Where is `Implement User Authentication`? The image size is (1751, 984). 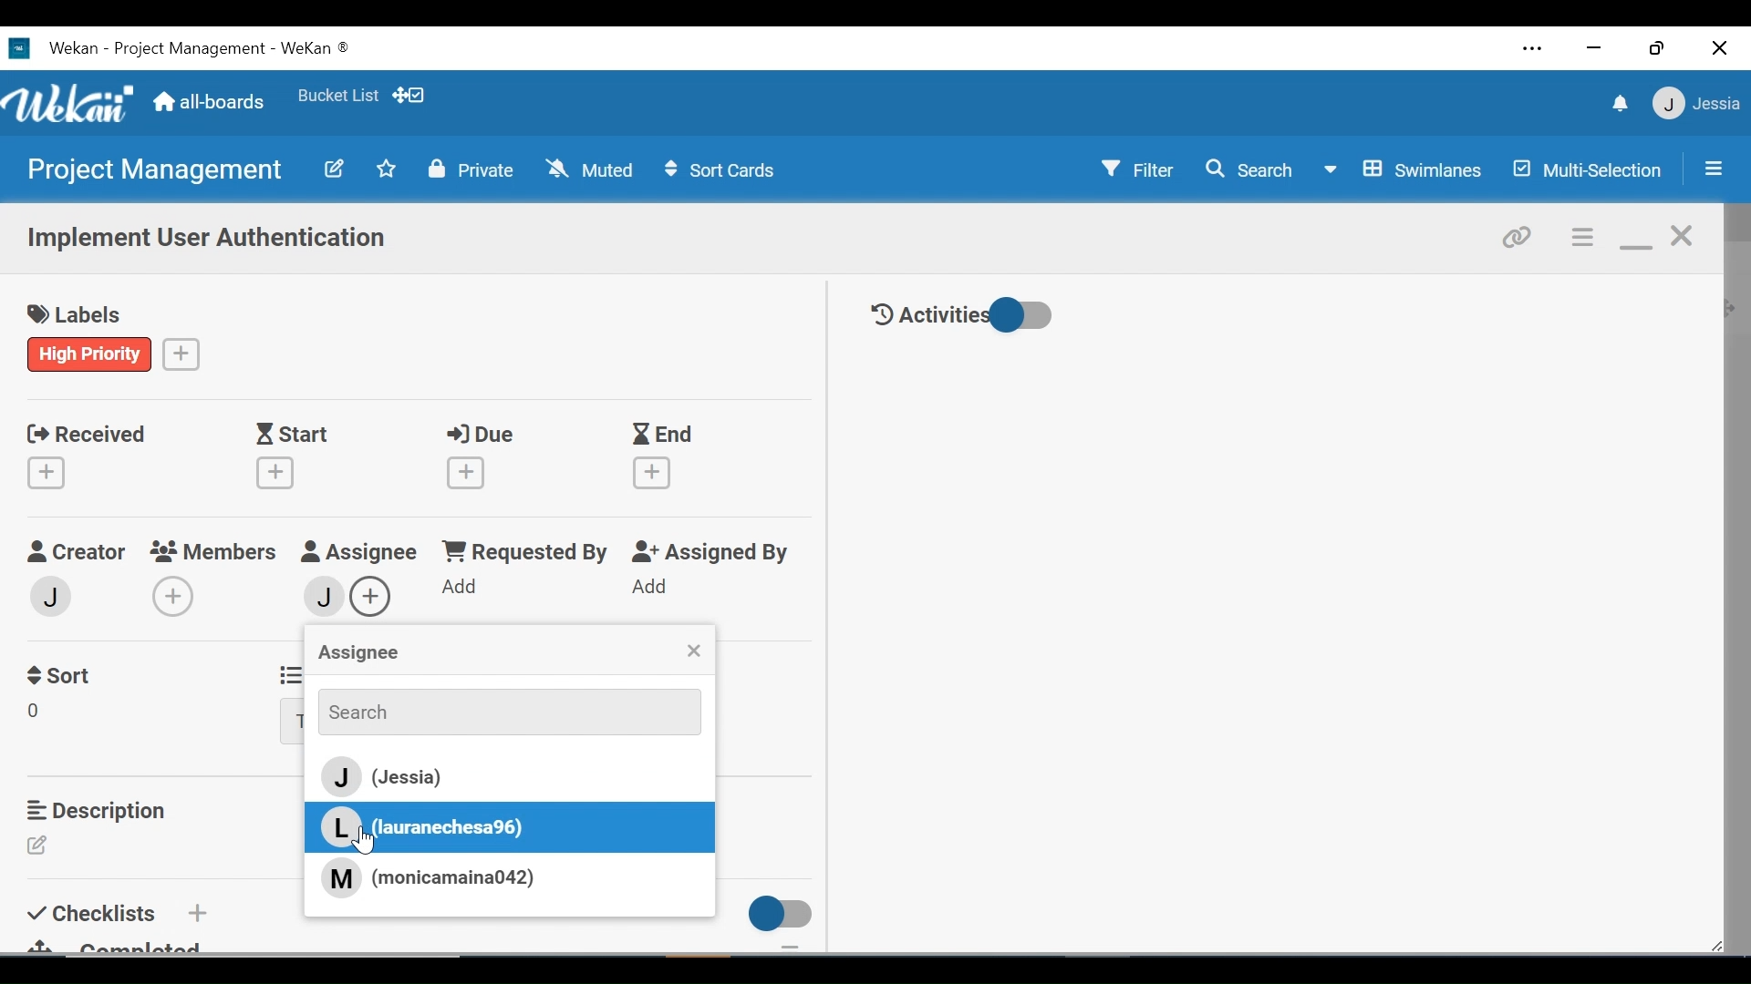 Implement User Authentication is located at coordinates (209, 240).